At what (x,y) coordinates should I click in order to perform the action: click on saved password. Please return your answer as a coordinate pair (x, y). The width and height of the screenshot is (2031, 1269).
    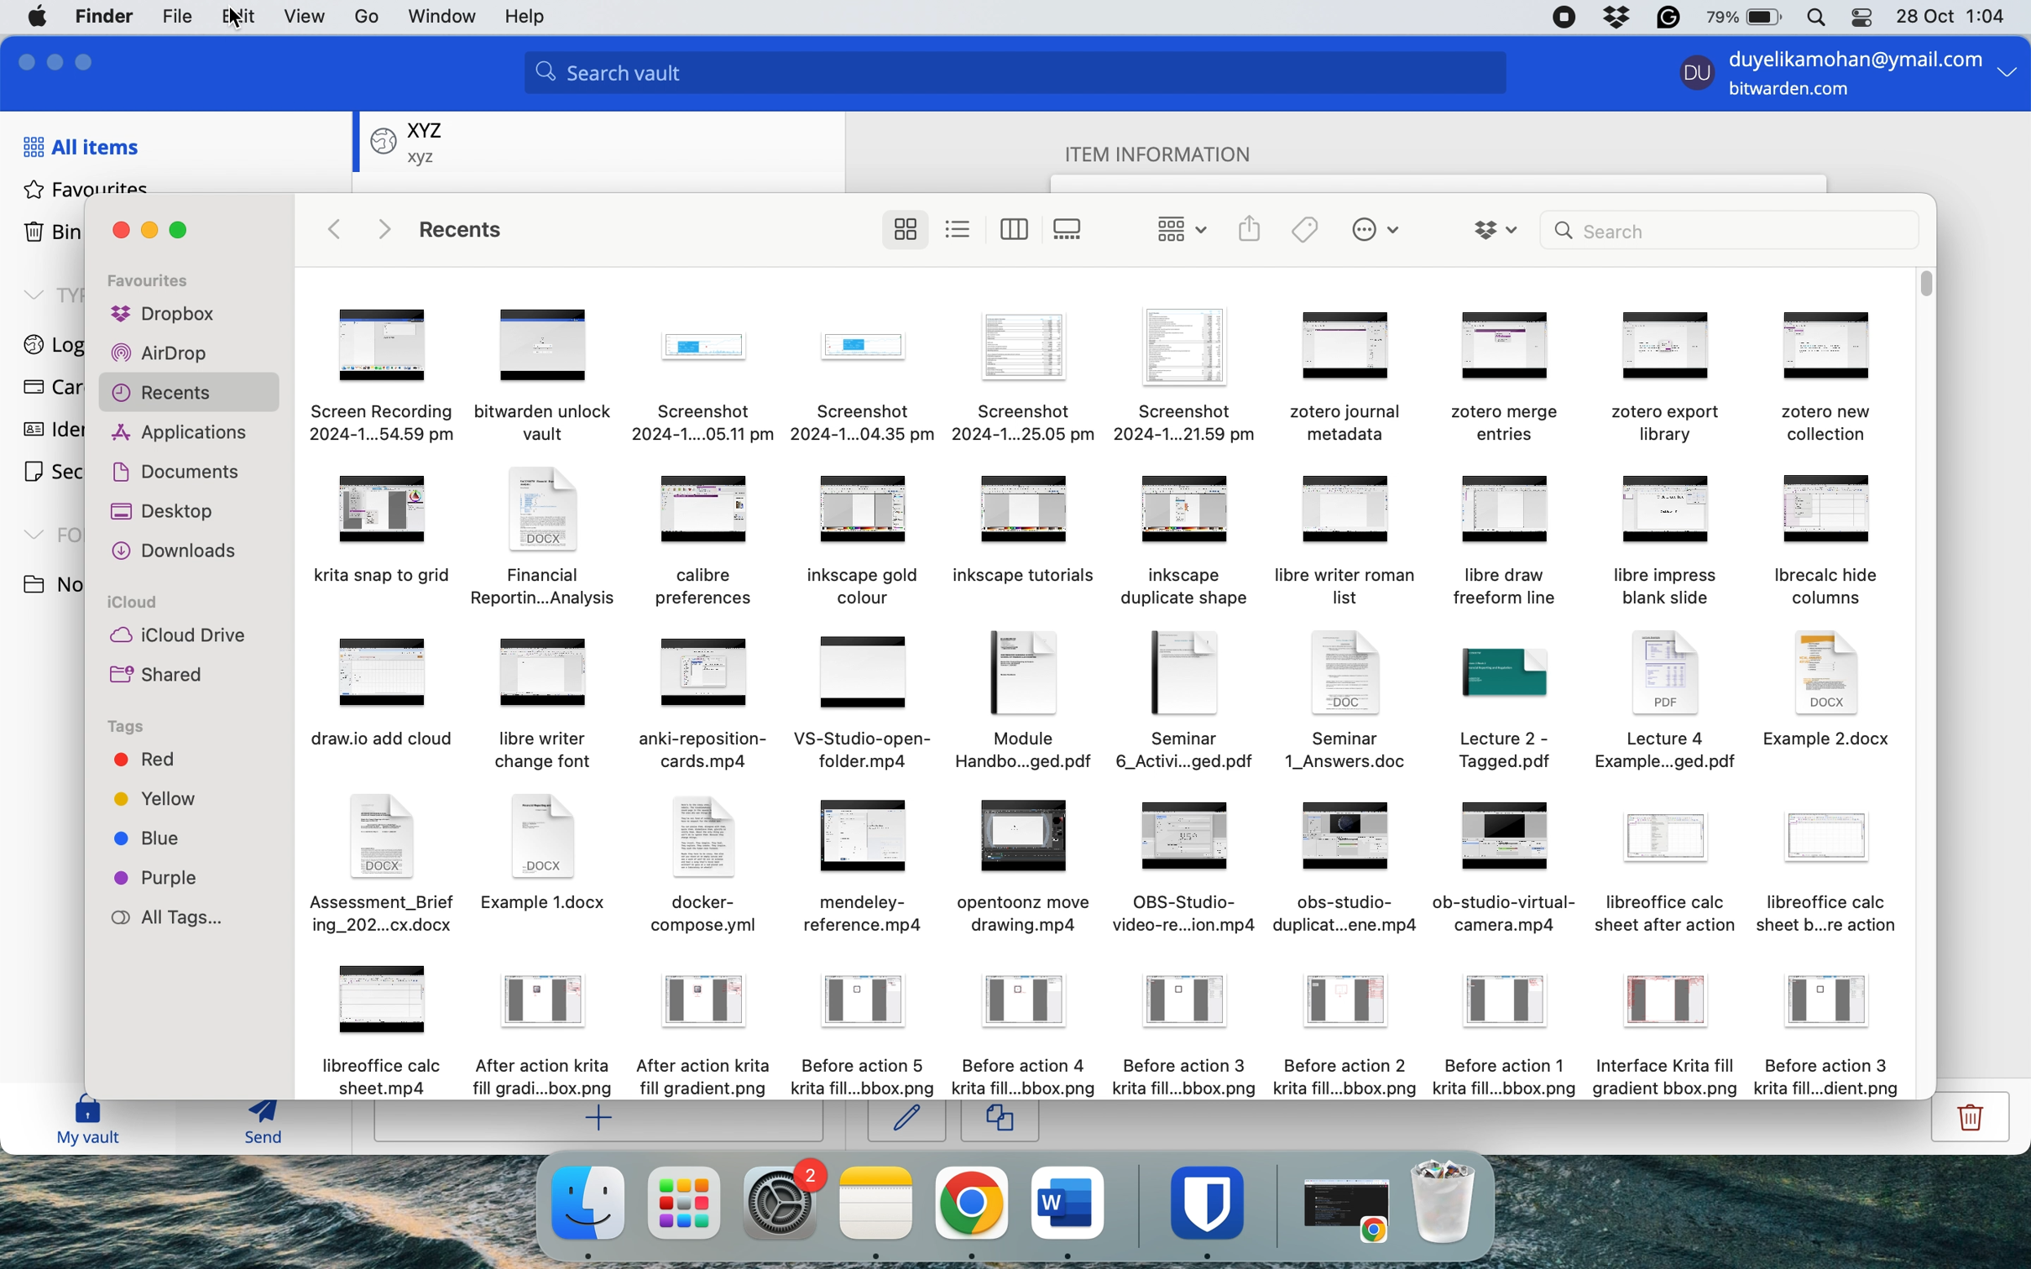
    Looking at the image, I should click on (409, 140).